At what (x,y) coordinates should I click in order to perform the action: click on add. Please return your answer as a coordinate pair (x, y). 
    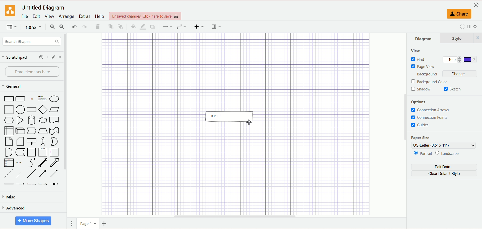
    Looking at the image, I should click on (40, 57).